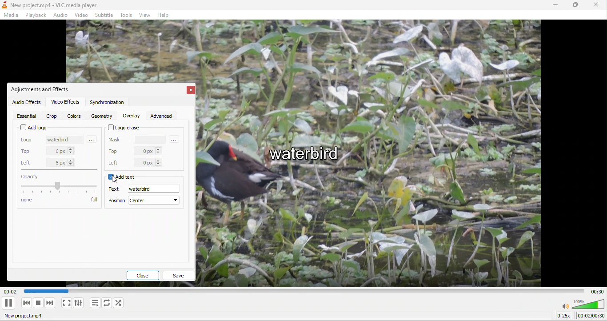 The height and width of the screenshot is (321, 607). I want to click on advanced, so click(161, 116).